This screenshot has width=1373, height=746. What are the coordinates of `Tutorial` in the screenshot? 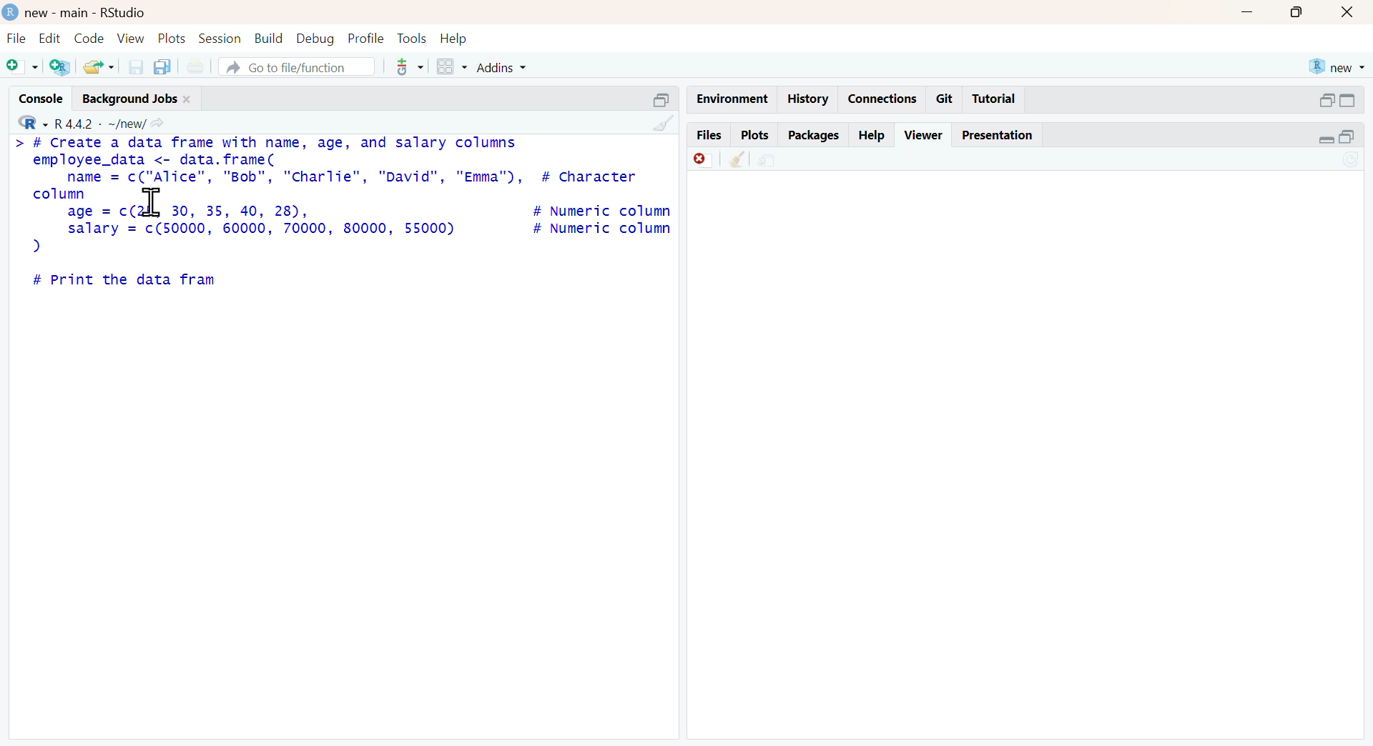 It's located at (998, 99).